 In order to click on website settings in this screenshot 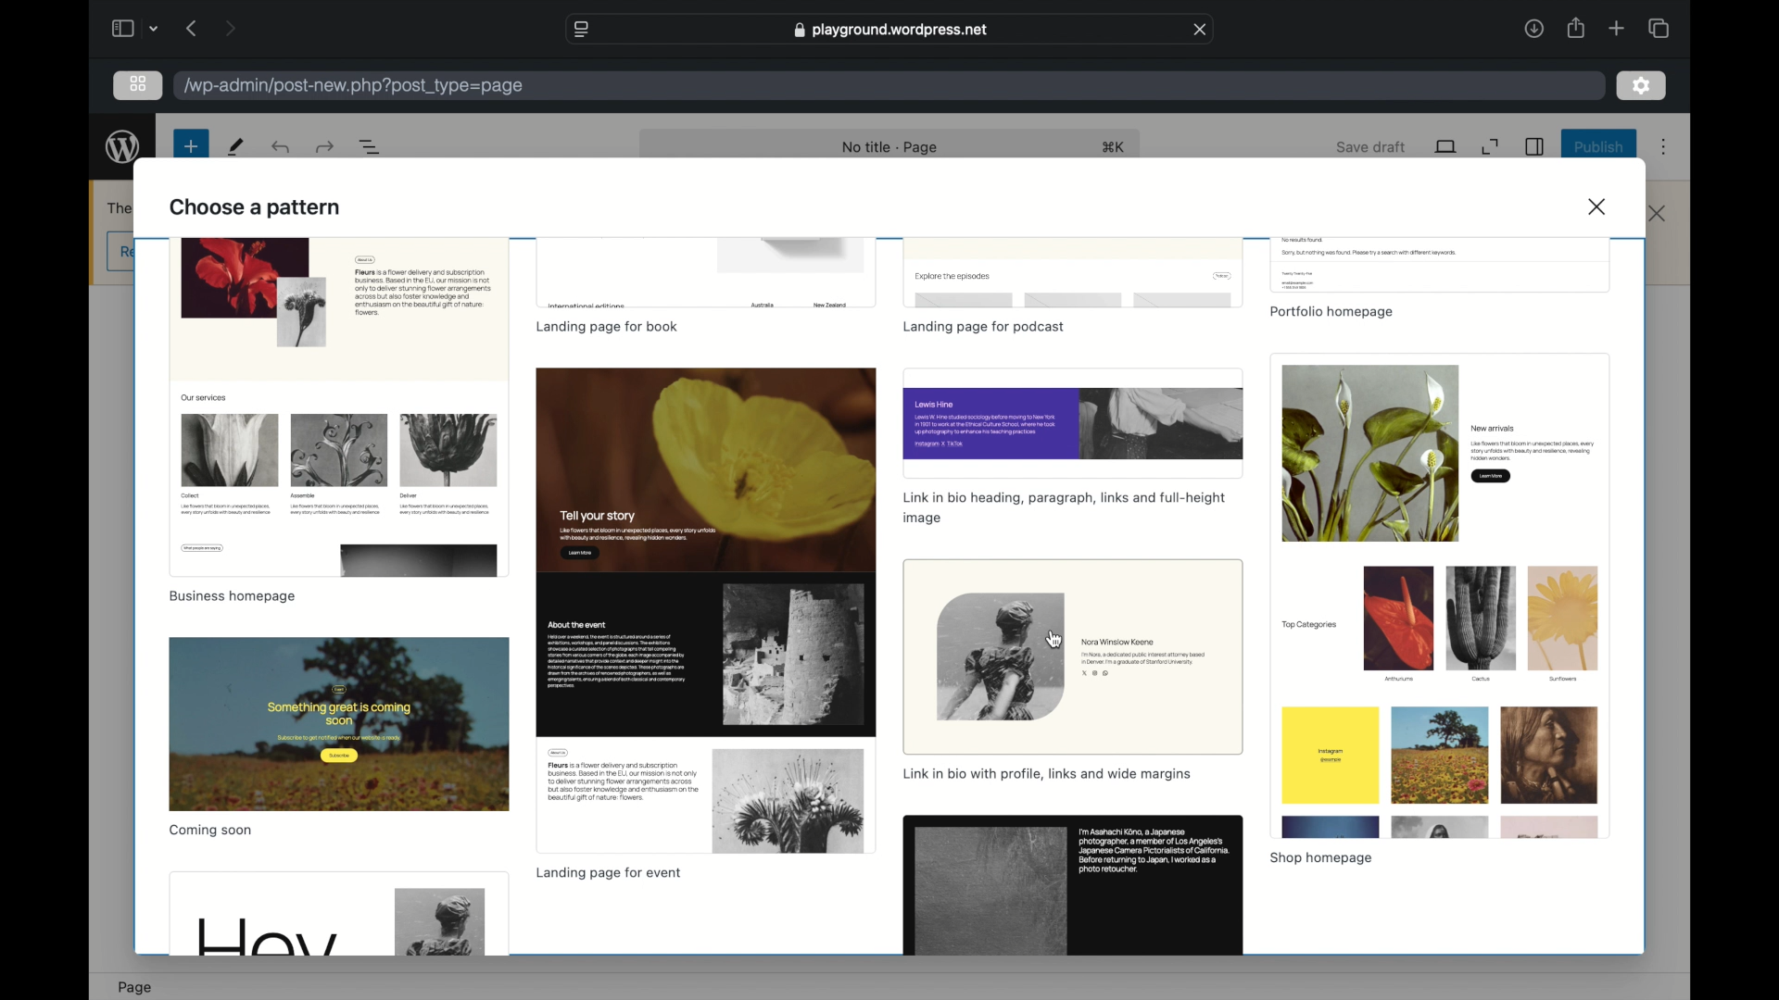, I will do `click(580, 30)`.